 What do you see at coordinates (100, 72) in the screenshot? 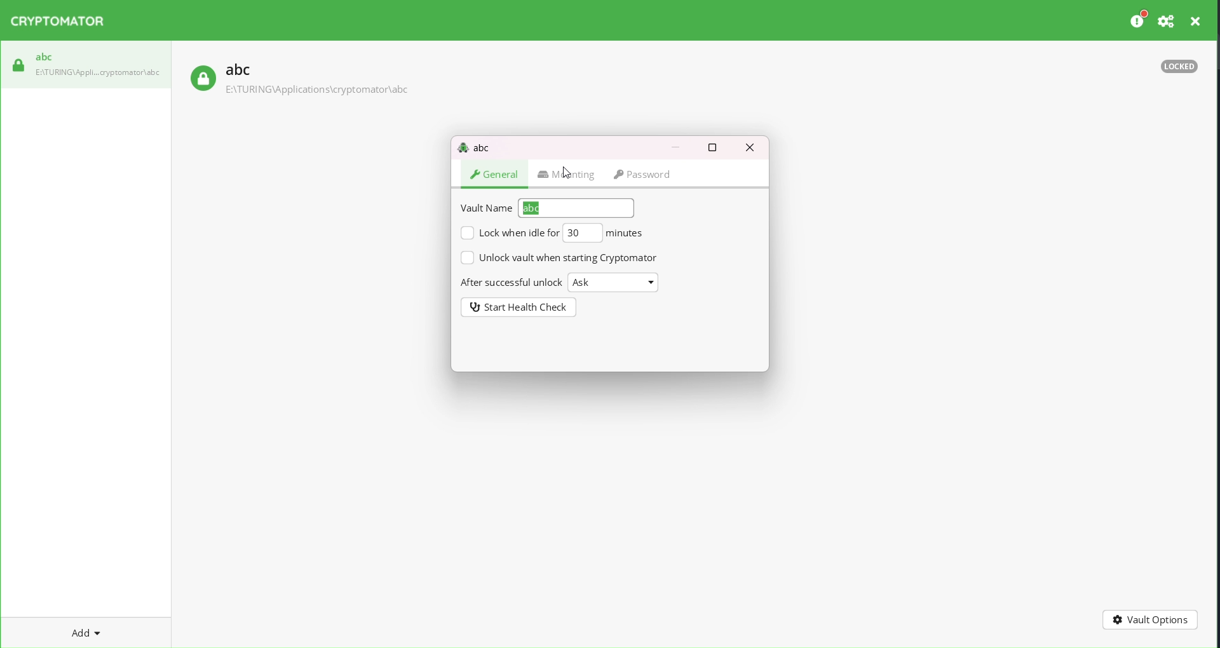
I see `path` at bounding box center [100, 72].